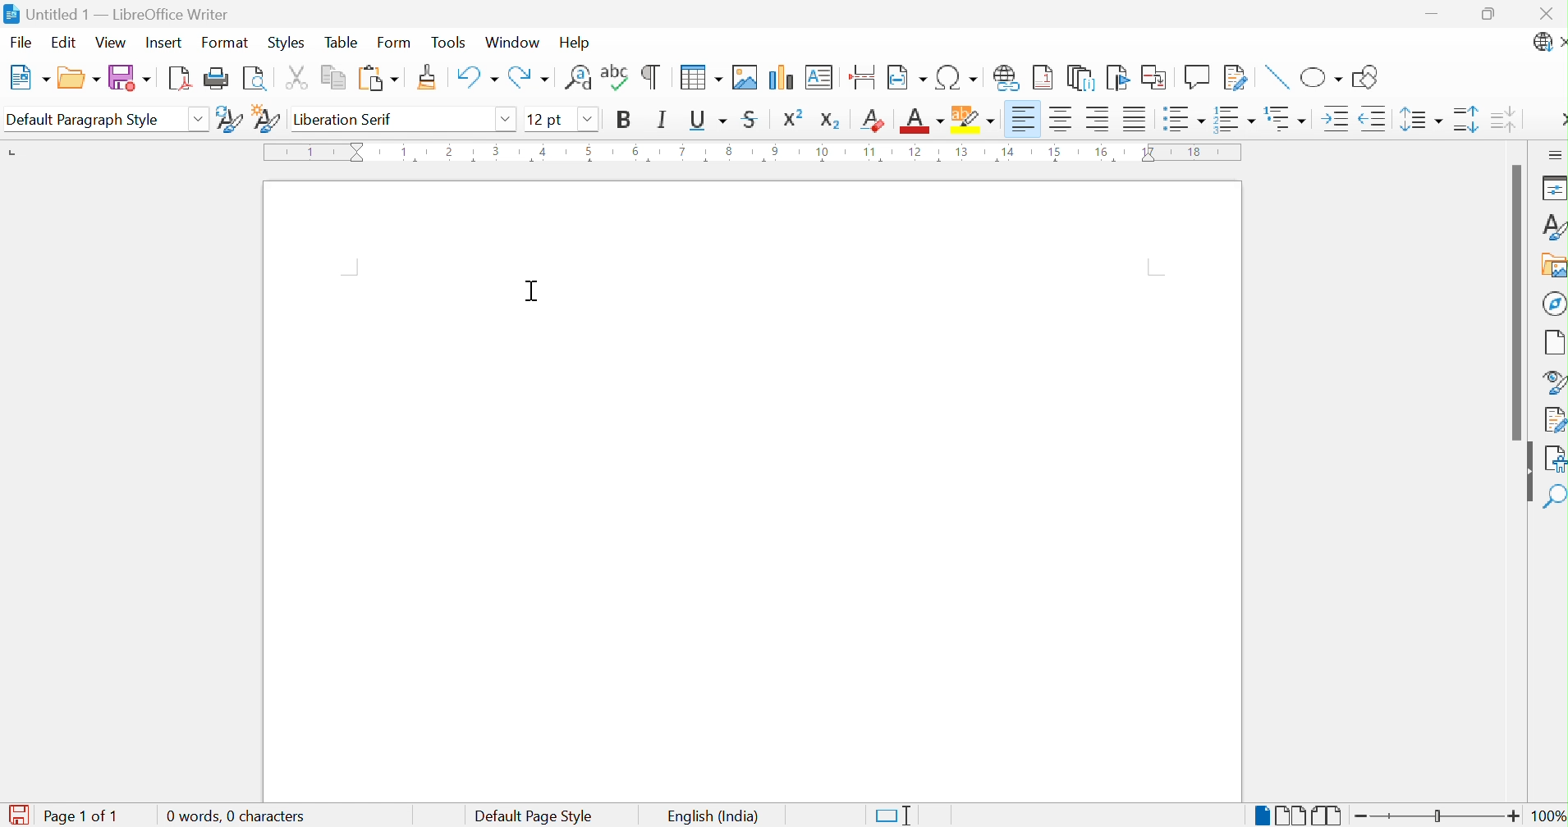 Image resolution: width=1568 pixels, height=827 pixels. I want to click on Insert Footnote, so click(1043, 78).